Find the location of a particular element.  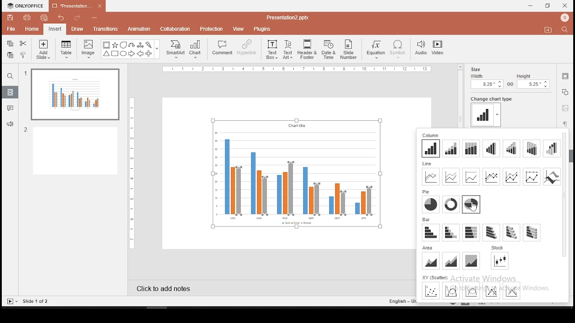

slide 1 is located at coordinates (74, 95).